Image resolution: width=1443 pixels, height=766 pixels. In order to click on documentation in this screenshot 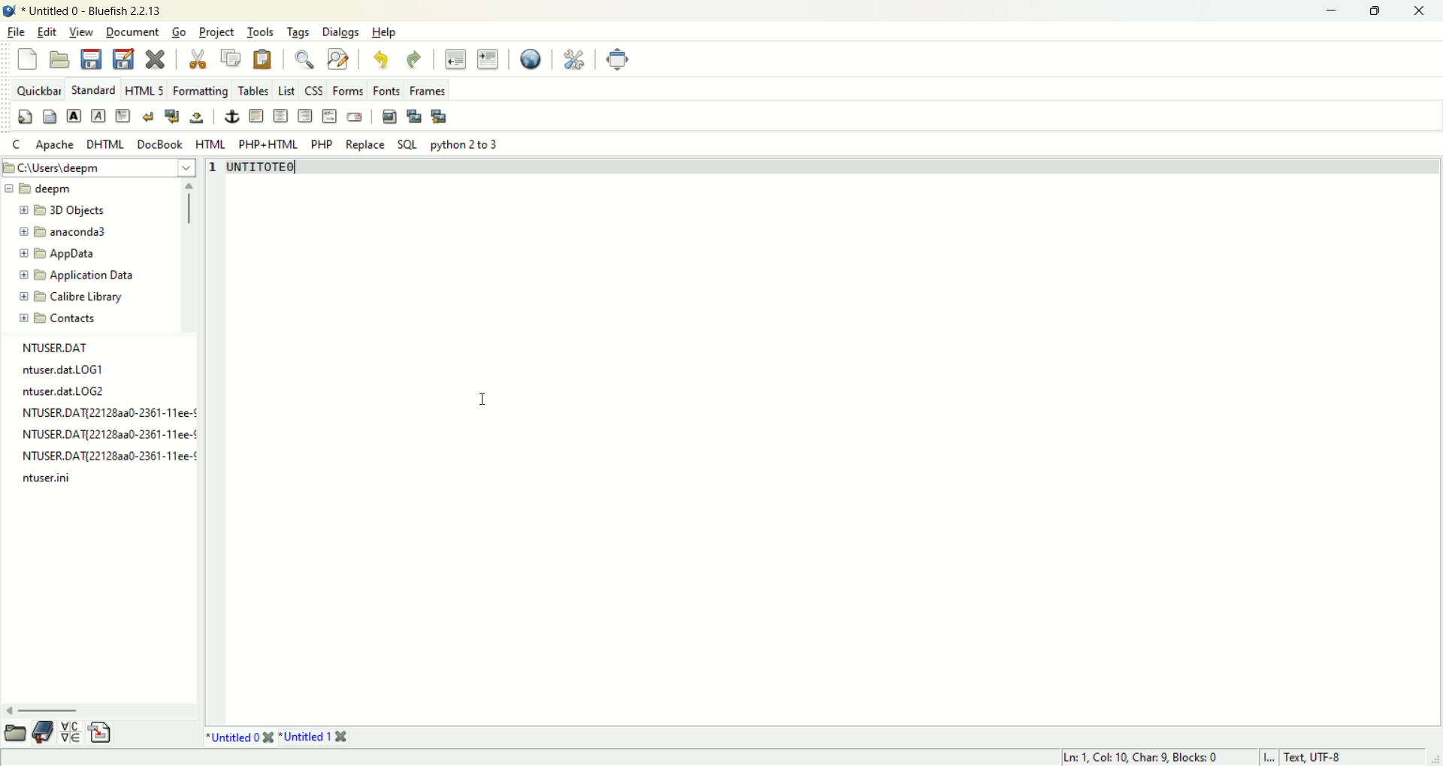, I will do `click(43, 734)`.